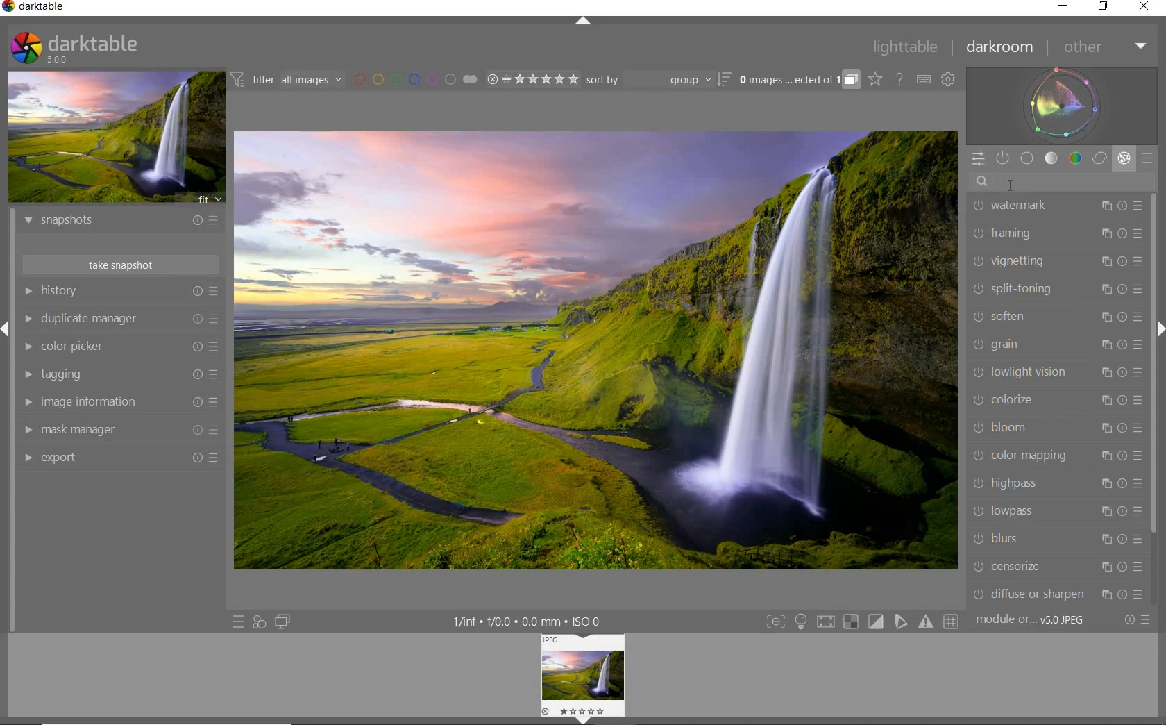 Image resolution: width=1166 pixels, height=725 pixels. I want to click on diffuse or sharpen, so click(1058, 594).